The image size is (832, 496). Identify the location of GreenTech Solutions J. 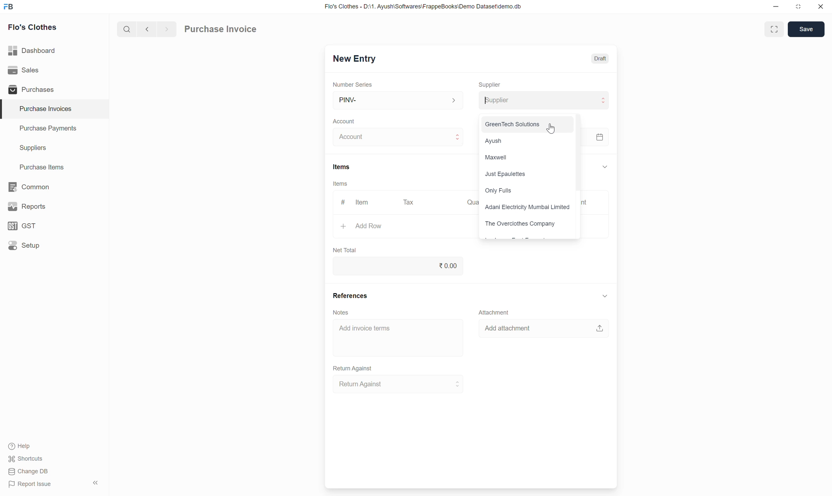
(527, 126).